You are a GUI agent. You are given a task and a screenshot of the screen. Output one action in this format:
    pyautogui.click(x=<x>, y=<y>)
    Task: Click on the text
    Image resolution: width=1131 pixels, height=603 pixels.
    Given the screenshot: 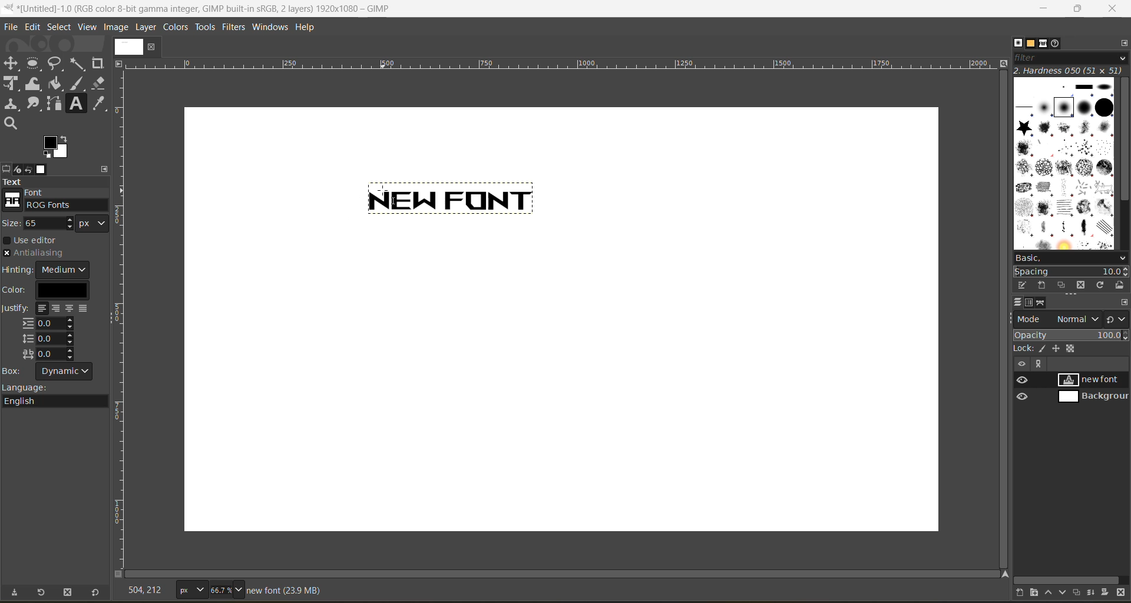 What is the action you would take?
    pyautogui.click(x=449, y=198)
    